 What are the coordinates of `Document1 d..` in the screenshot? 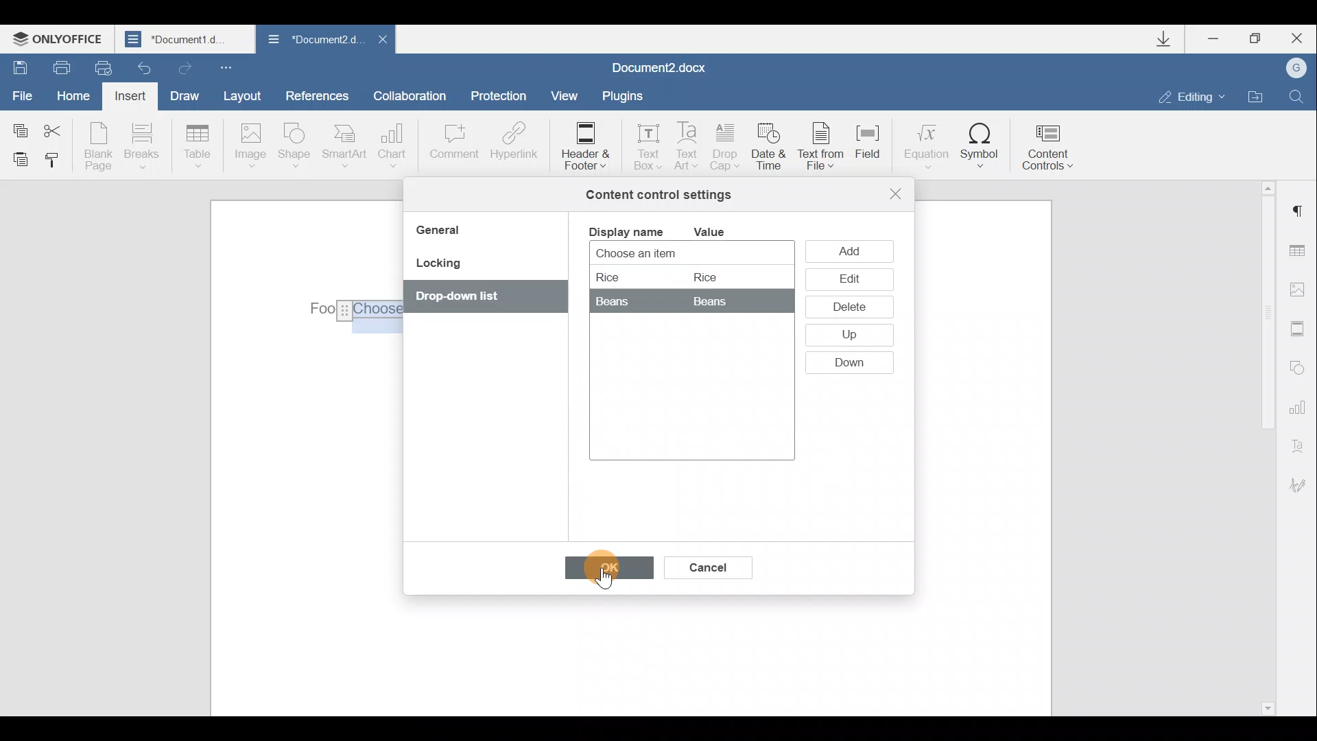 It's located at (187, 38).